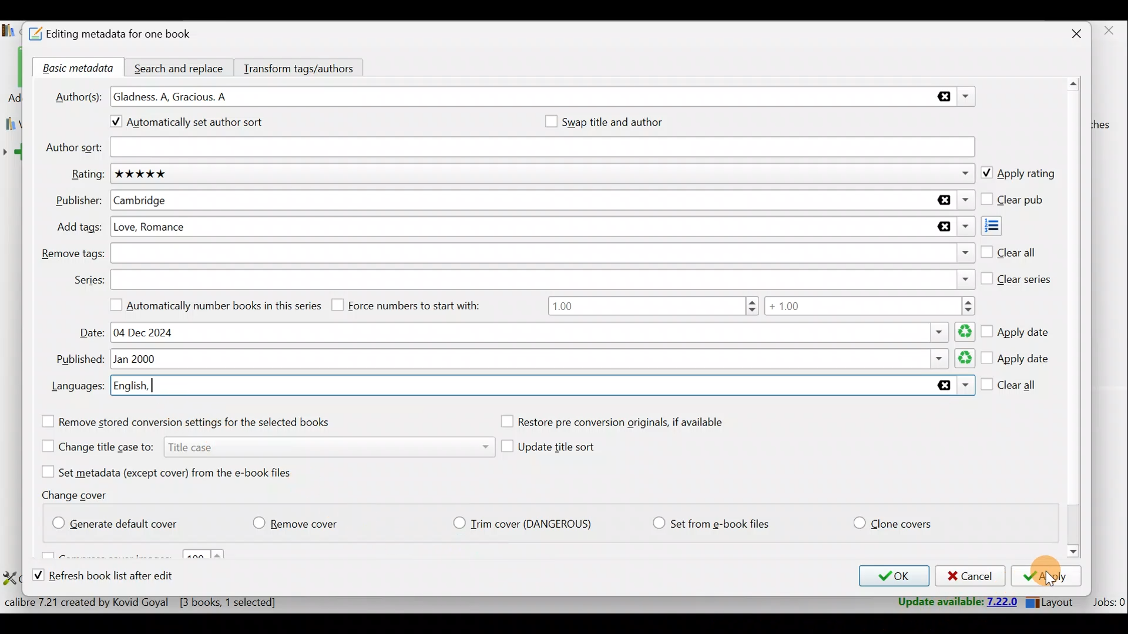 The width and height of the screenshot is (1128, 634). What do you see at coordinates (79, 494) in the screenshot?
I see `Change cover` at bounding box center [79, 494].